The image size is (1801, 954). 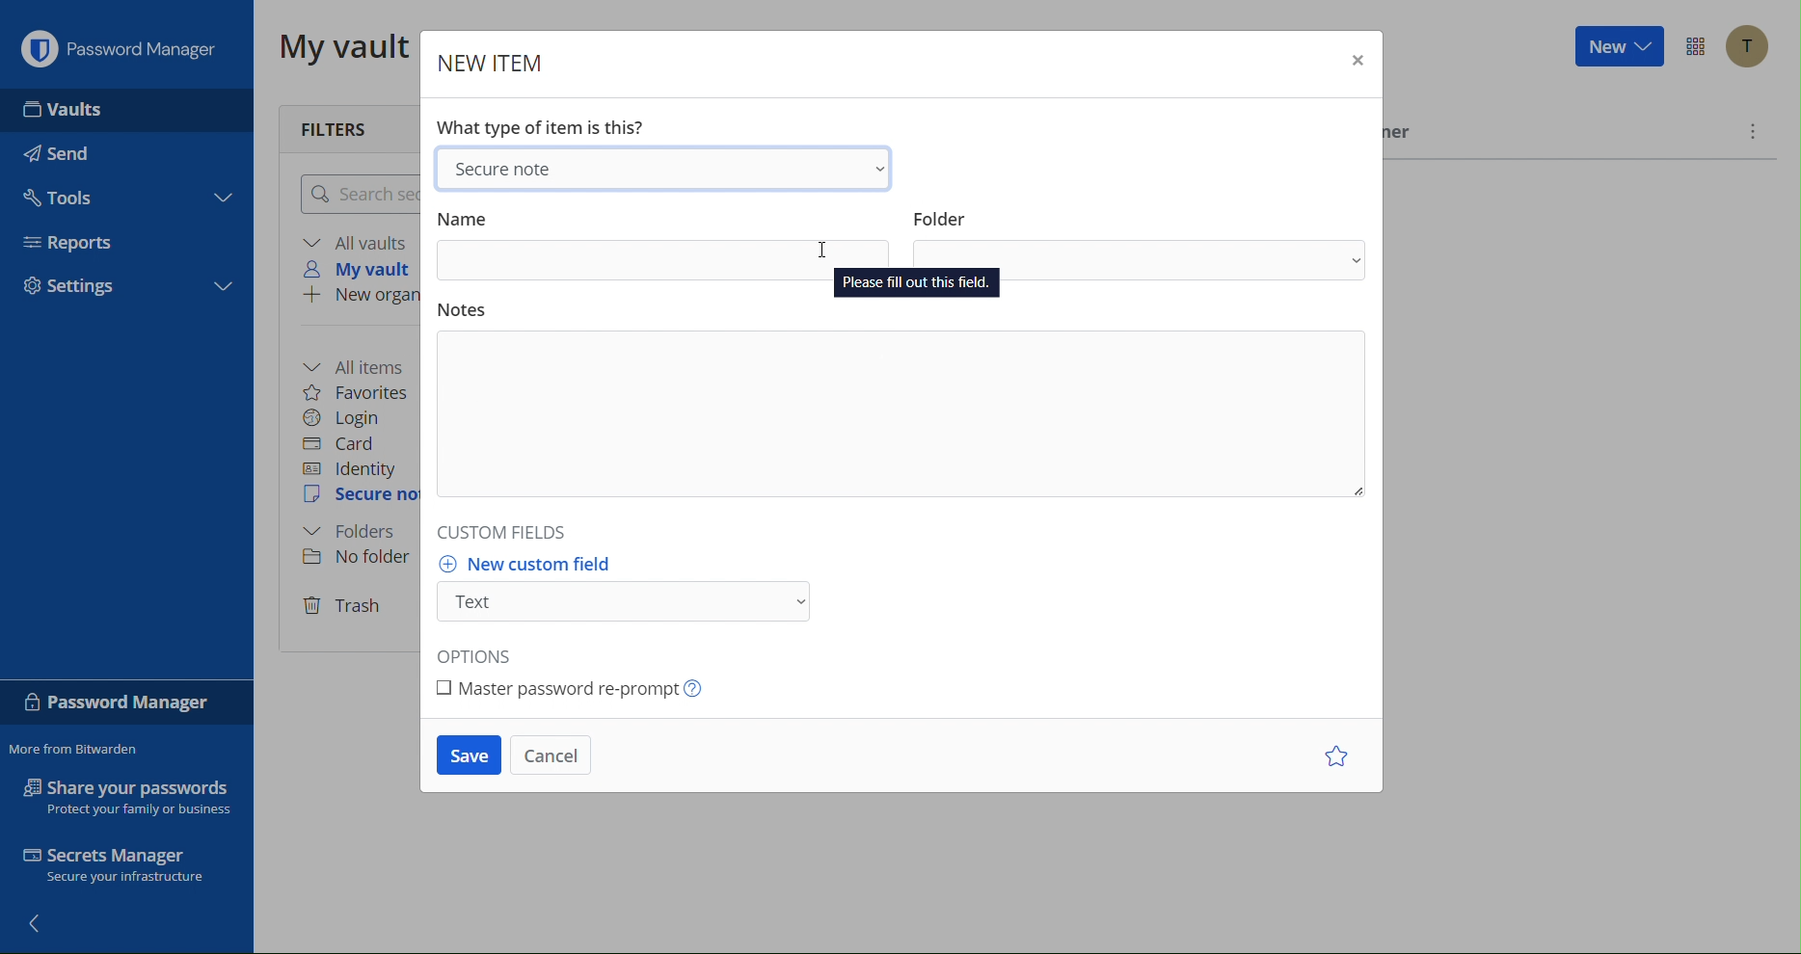 What do you see at coordinates (66, 197) in the screenshot?
I see `Tools` at bounding box center [66, 197].